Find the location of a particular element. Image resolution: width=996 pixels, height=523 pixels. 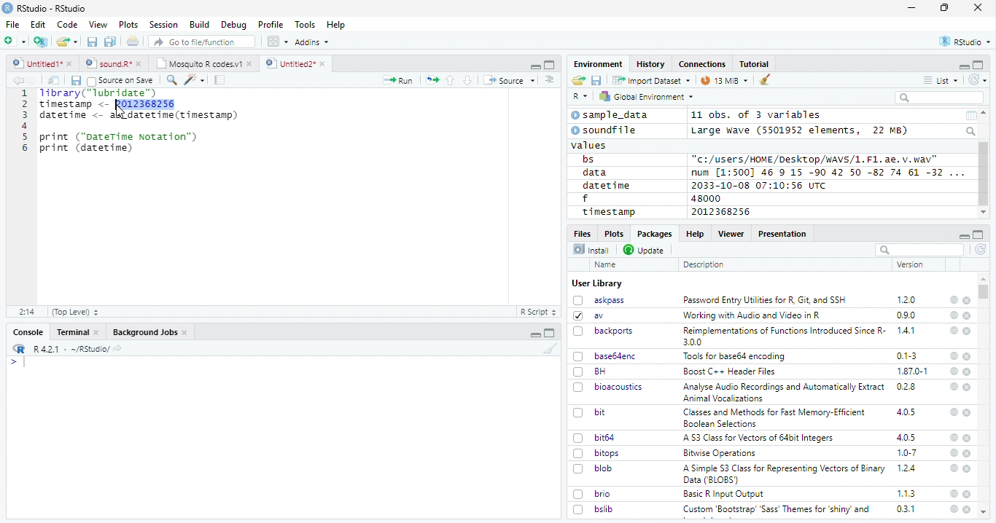

go backward is located at coordinates (18, 79).